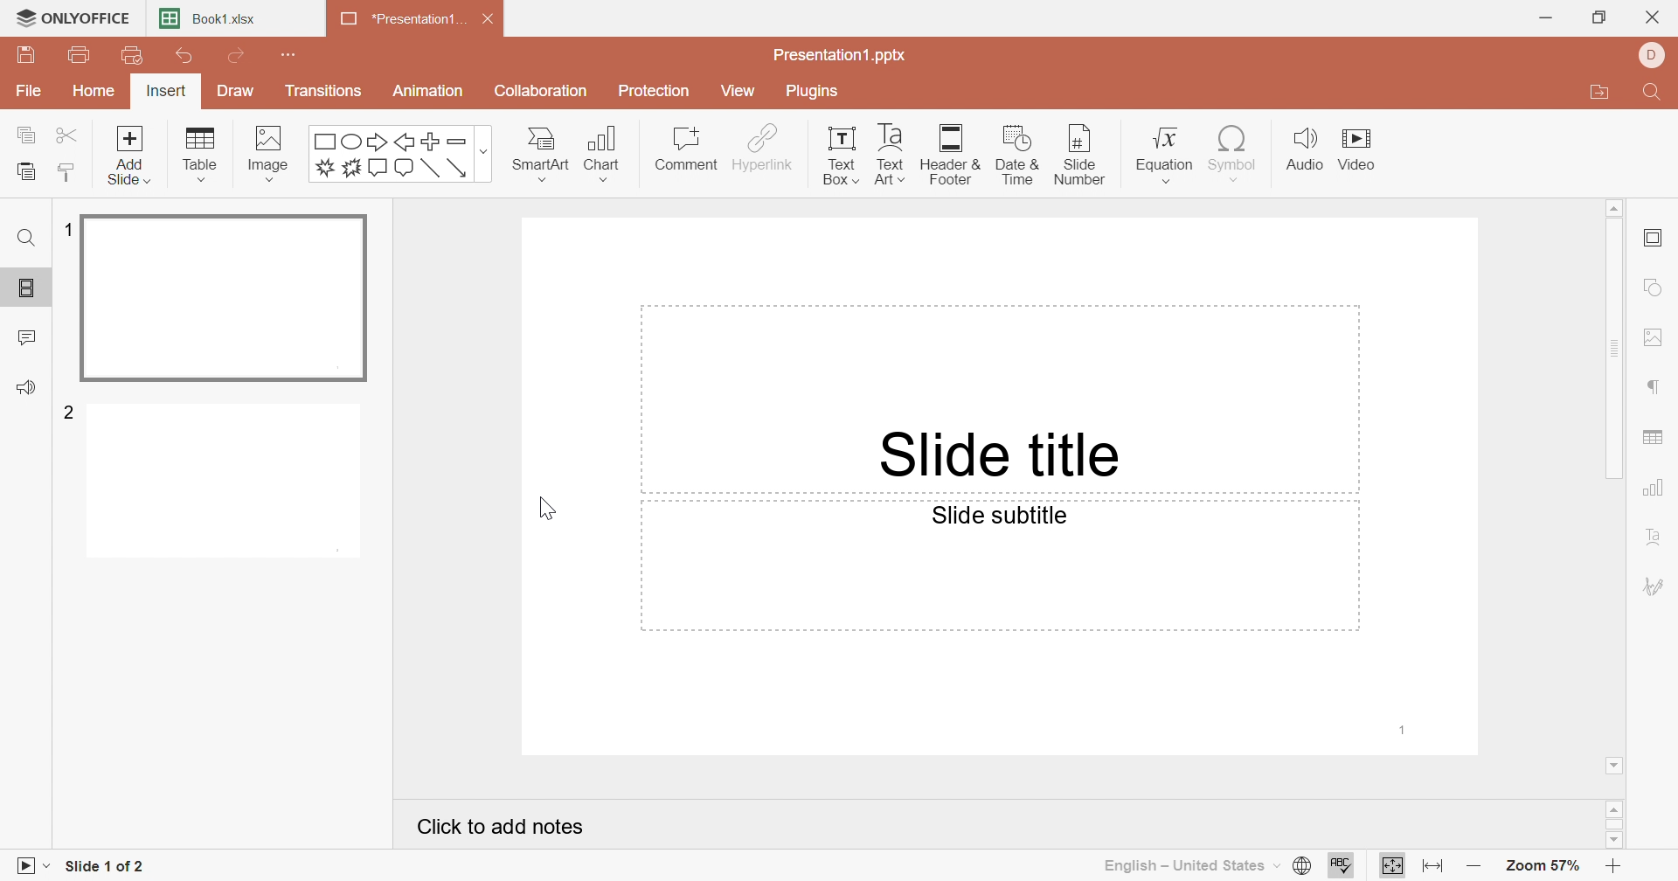 This screenshot has height=881, width=1678. Describe the element at coordinates (544, 94) in the screenshot. I see `Collaboraion` at that location.